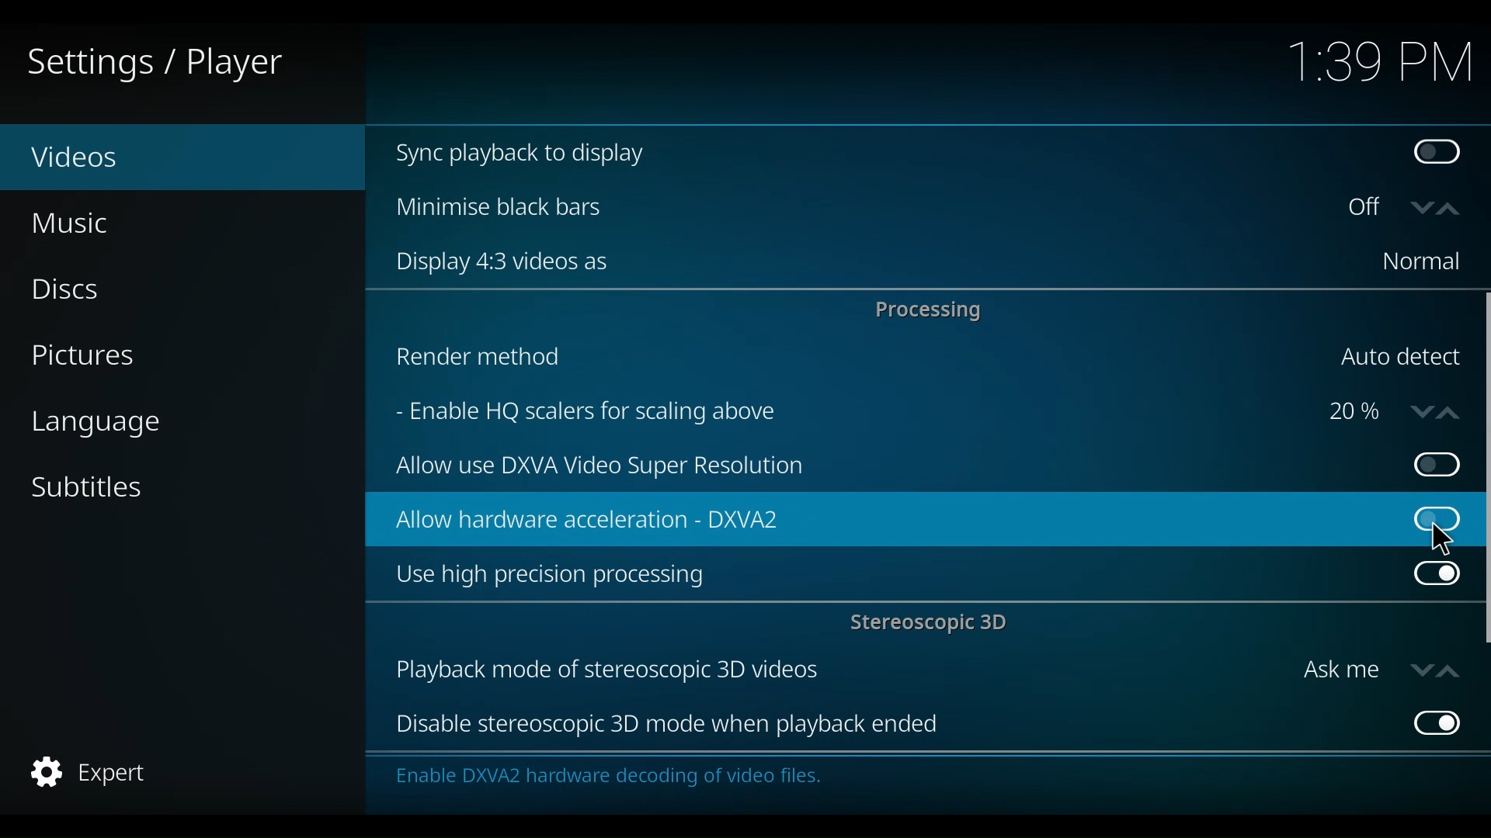 Image resolution: width=1491 pixels, height=838 pixels. Describe the element at coordinates (88, 358) in the screenshot. I see `Pictures` at that location.